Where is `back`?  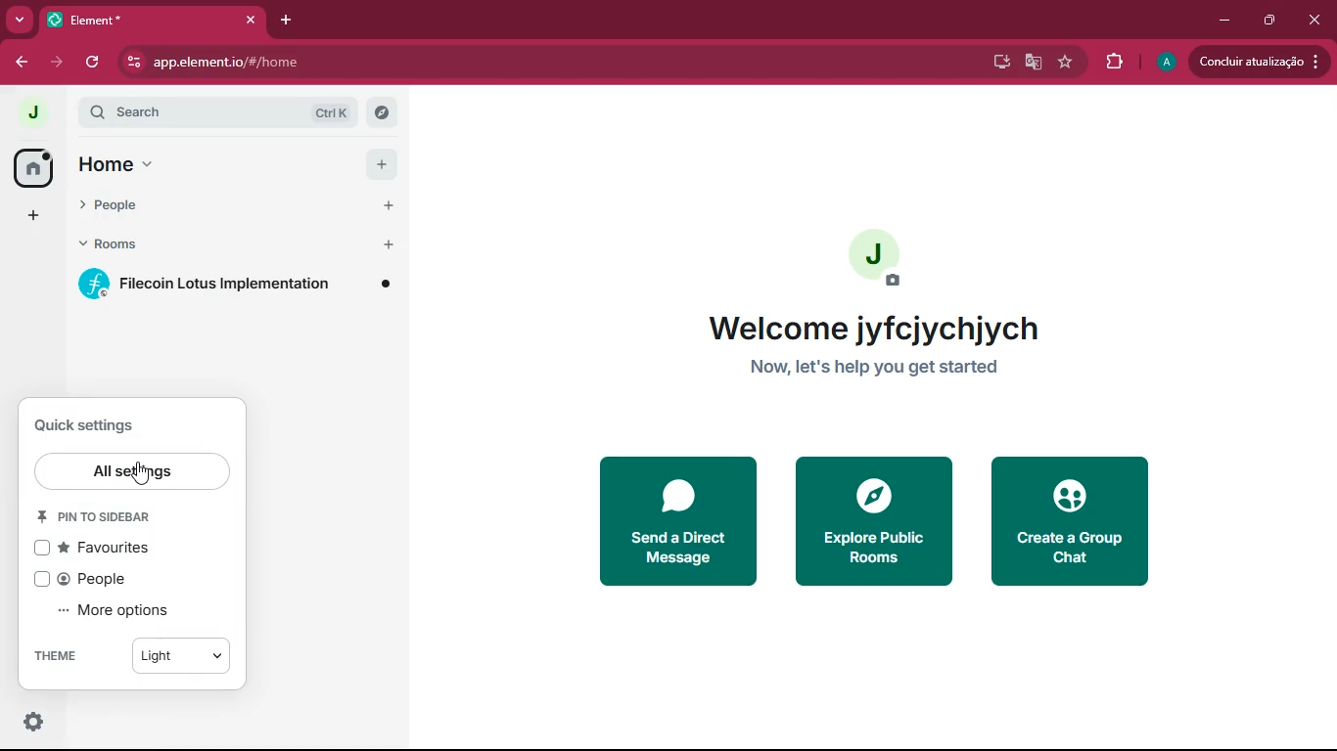
back is located at coordinates (16, 64).